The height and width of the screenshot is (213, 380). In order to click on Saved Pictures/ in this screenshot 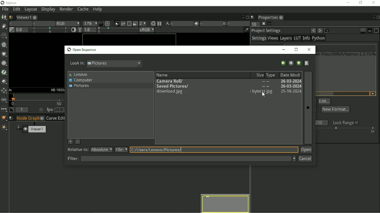, I will do `click(173, 86)`.